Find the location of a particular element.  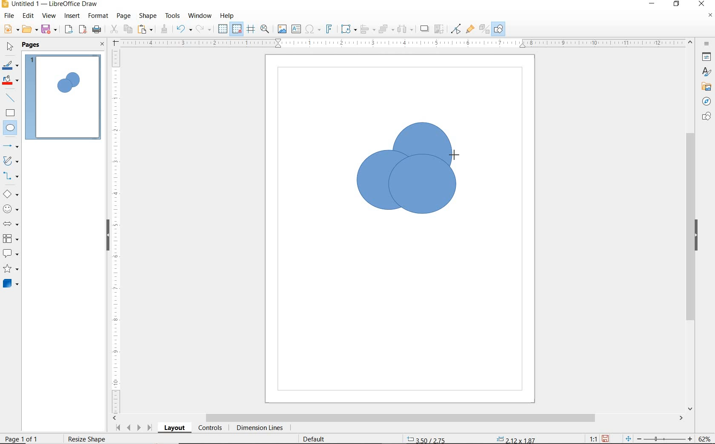

UNDO is located at coordinates (184, 30).